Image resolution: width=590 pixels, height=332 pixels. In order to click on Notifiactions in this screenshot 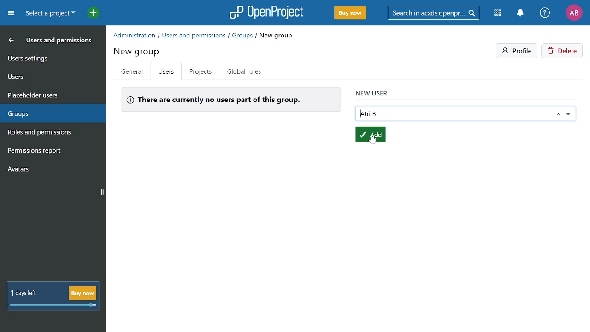, I will do `click(523, 13)`.